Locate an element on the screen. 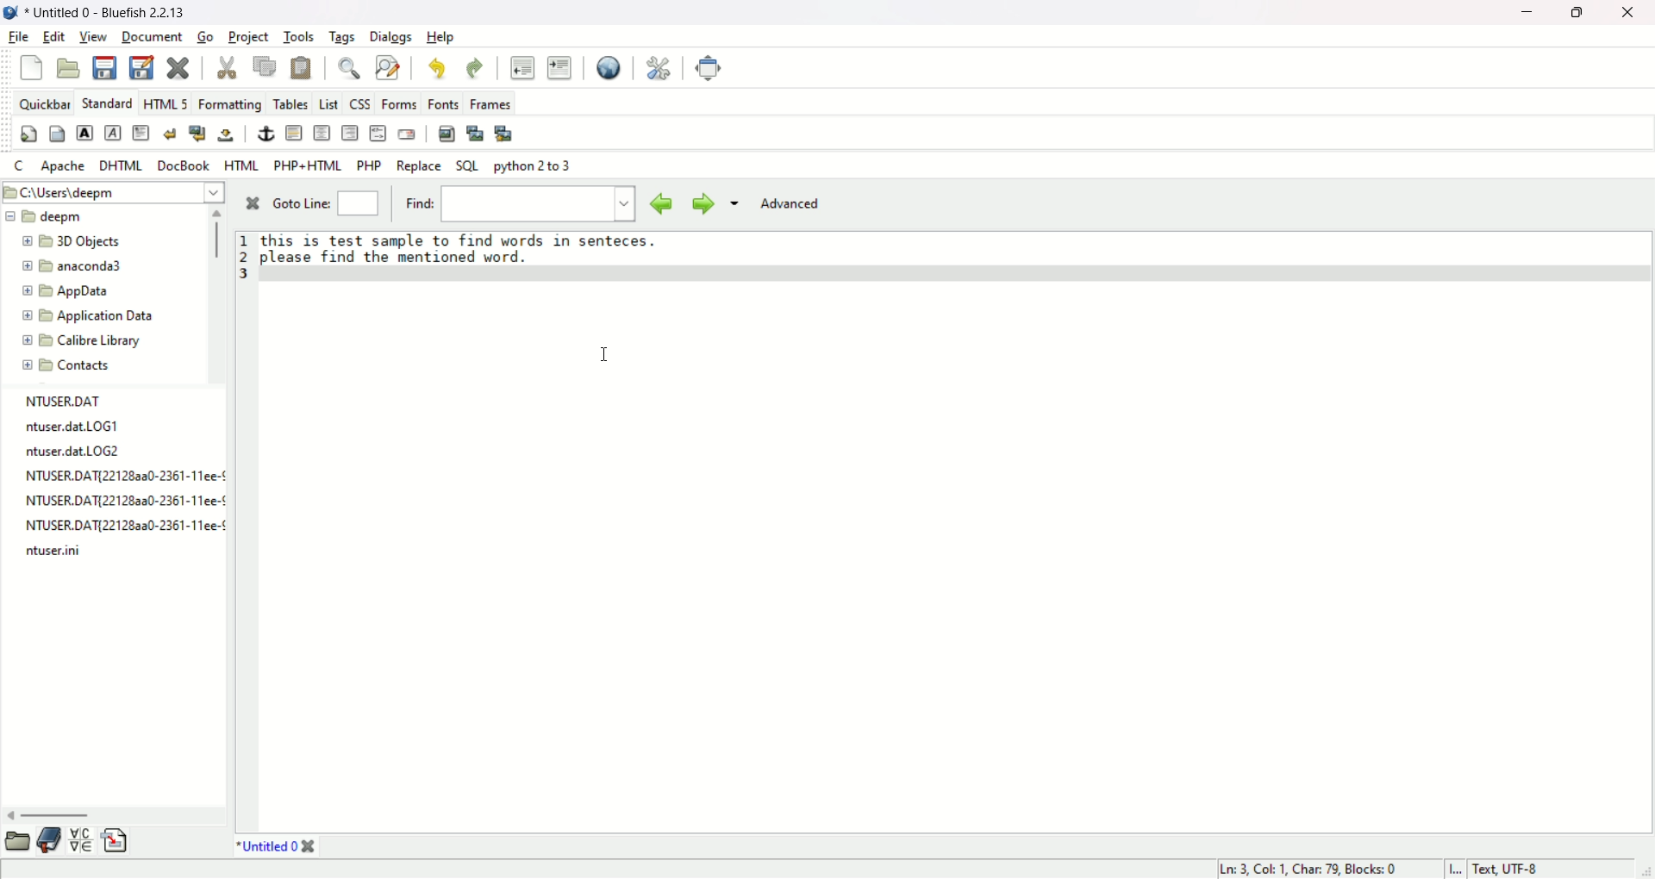 The height and width of the screenshot is (879, 1655). close current file is located at coordinates (178, 67).